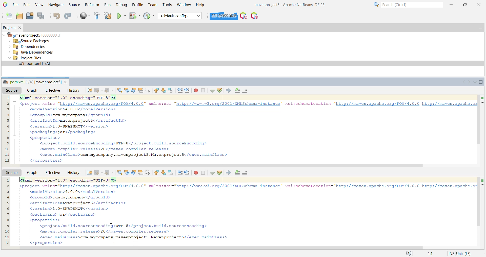  I want to click on Clean and Build Project, so click(108, 16).